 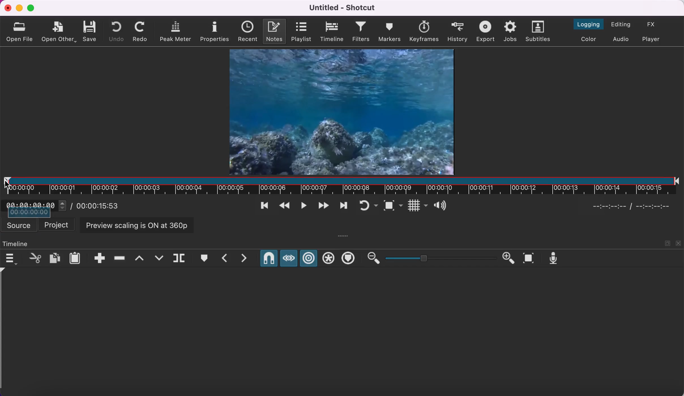 What do you see at coordinates (20, 8) in the screenshot?
I see `minimize` at bounding box center [20, 8].